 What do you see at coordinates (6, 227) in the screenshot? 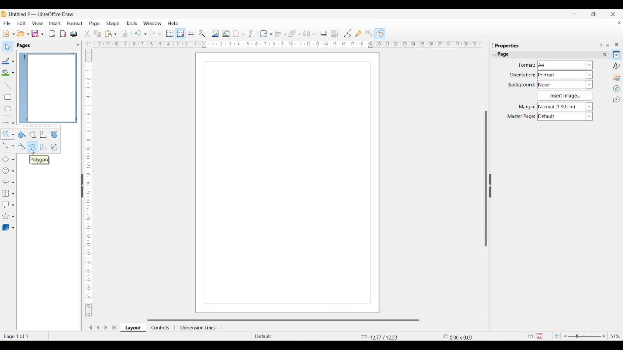
I see `Selected 3D object` at bounding box center [6, 227].